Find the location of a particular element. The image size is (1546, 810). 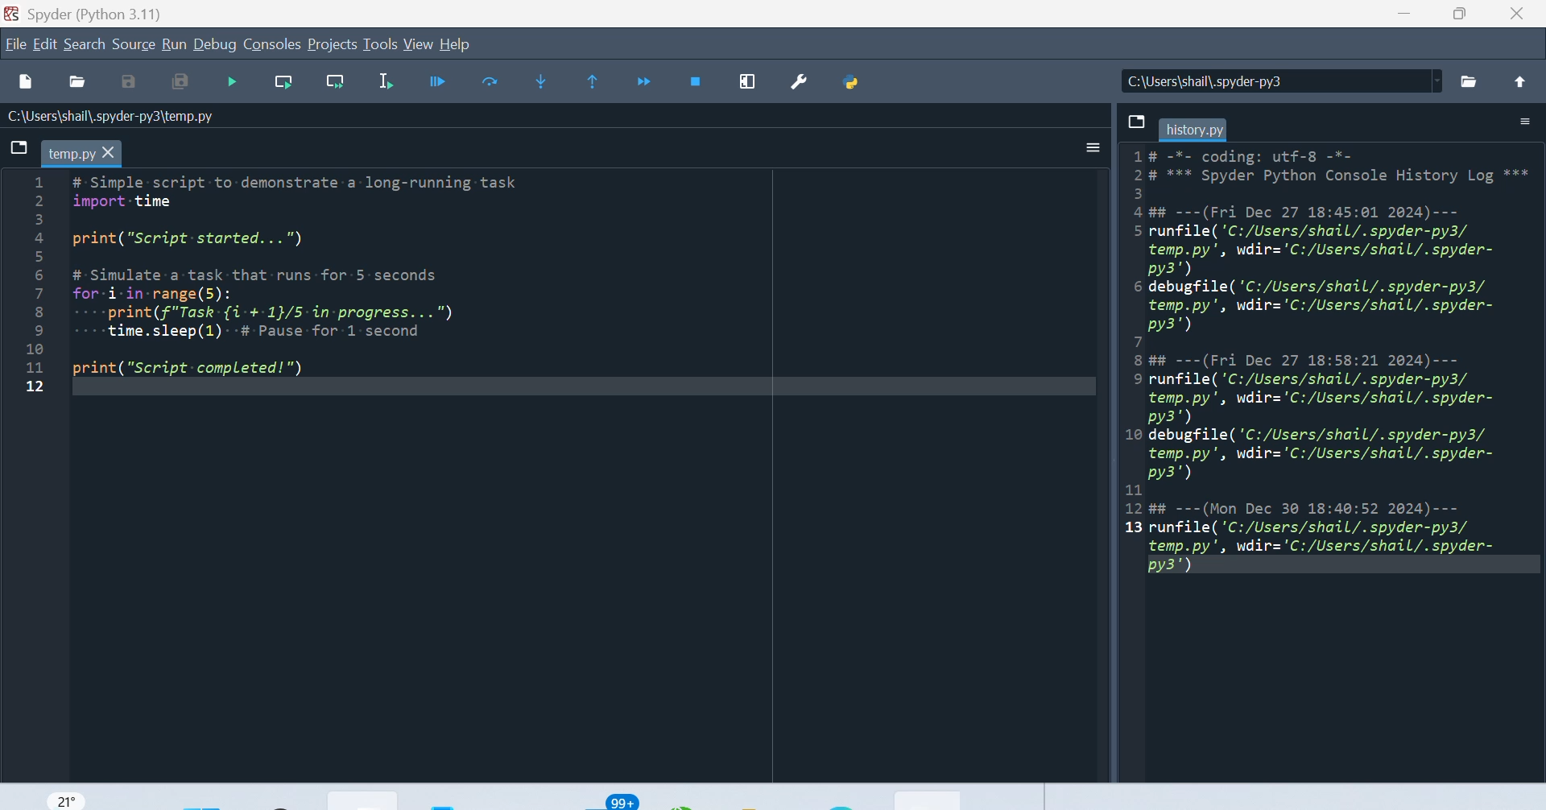

File is located at coordinates (14, 44).